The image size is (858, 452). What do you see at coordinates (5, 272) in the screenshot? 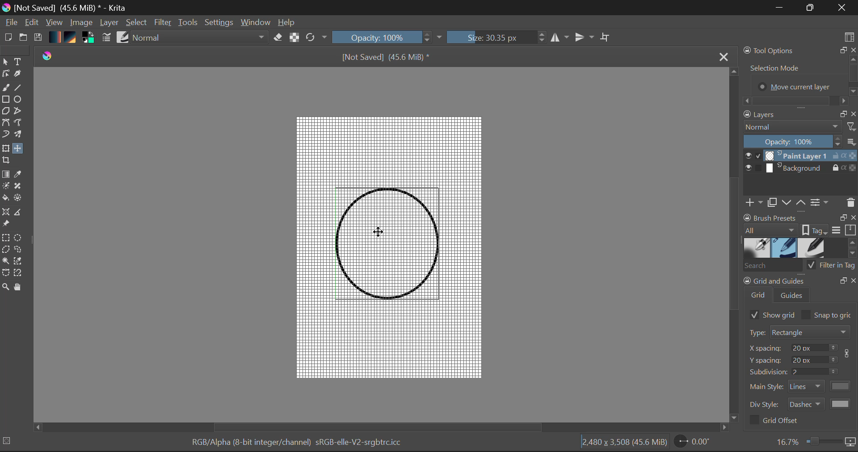
I see `Bezier Curve Selection` at bounding box center [5, 272].